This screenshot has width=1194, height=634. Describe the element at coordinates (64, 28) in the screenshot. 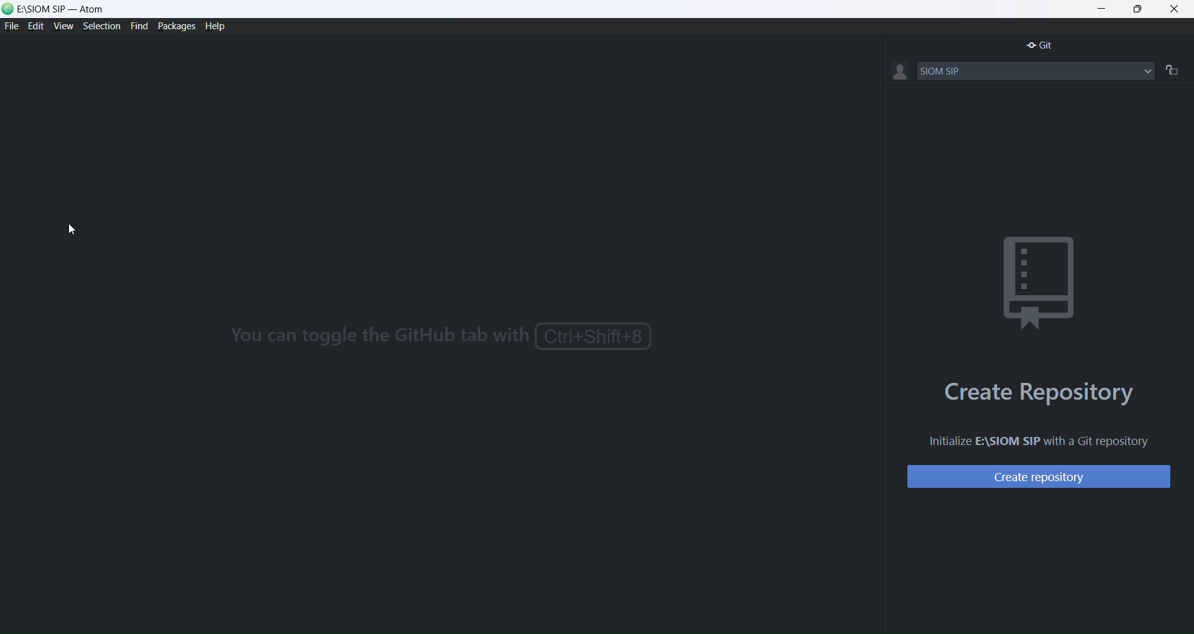

I see `view` at that location.